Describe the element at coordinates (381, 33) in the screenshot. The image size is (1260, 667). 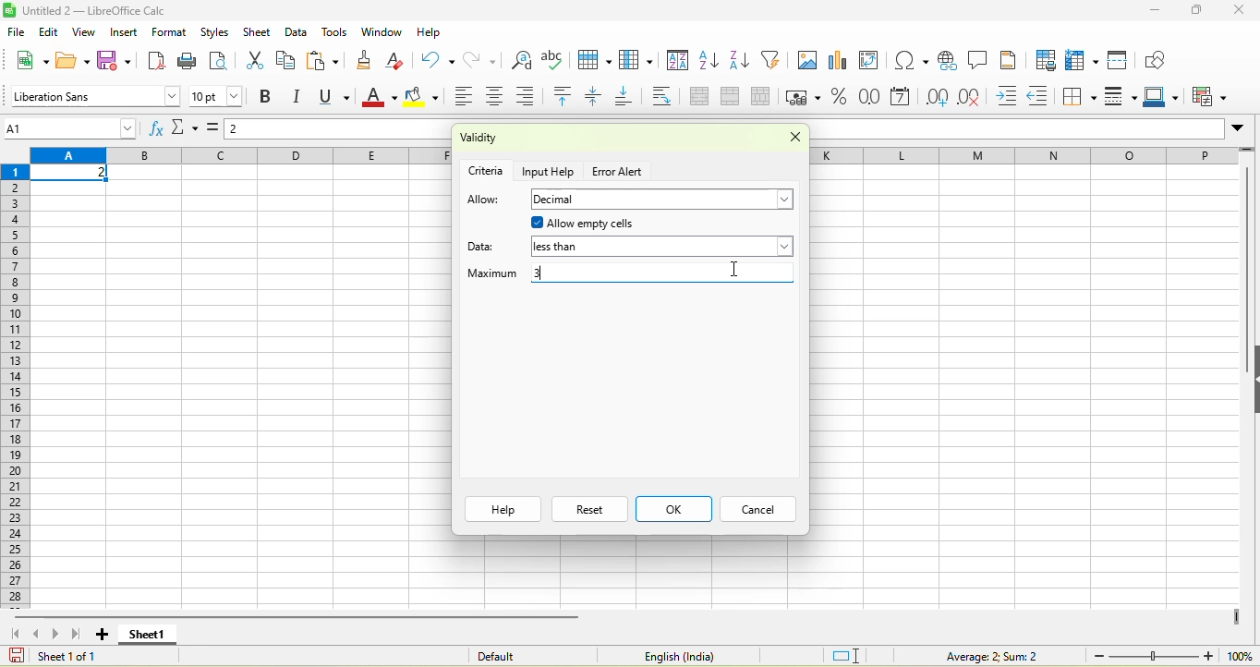
I see `window` at that location.